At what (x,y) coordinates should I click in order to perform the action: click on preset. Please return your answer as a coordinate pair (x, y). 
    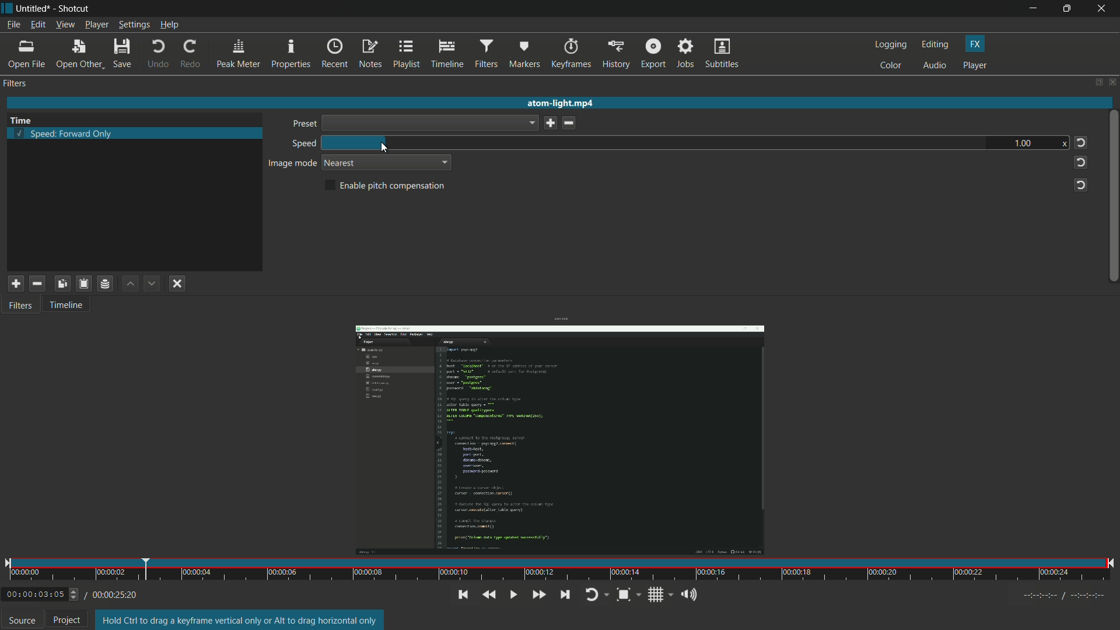
    Looking at the image, I should click on (302, 124).